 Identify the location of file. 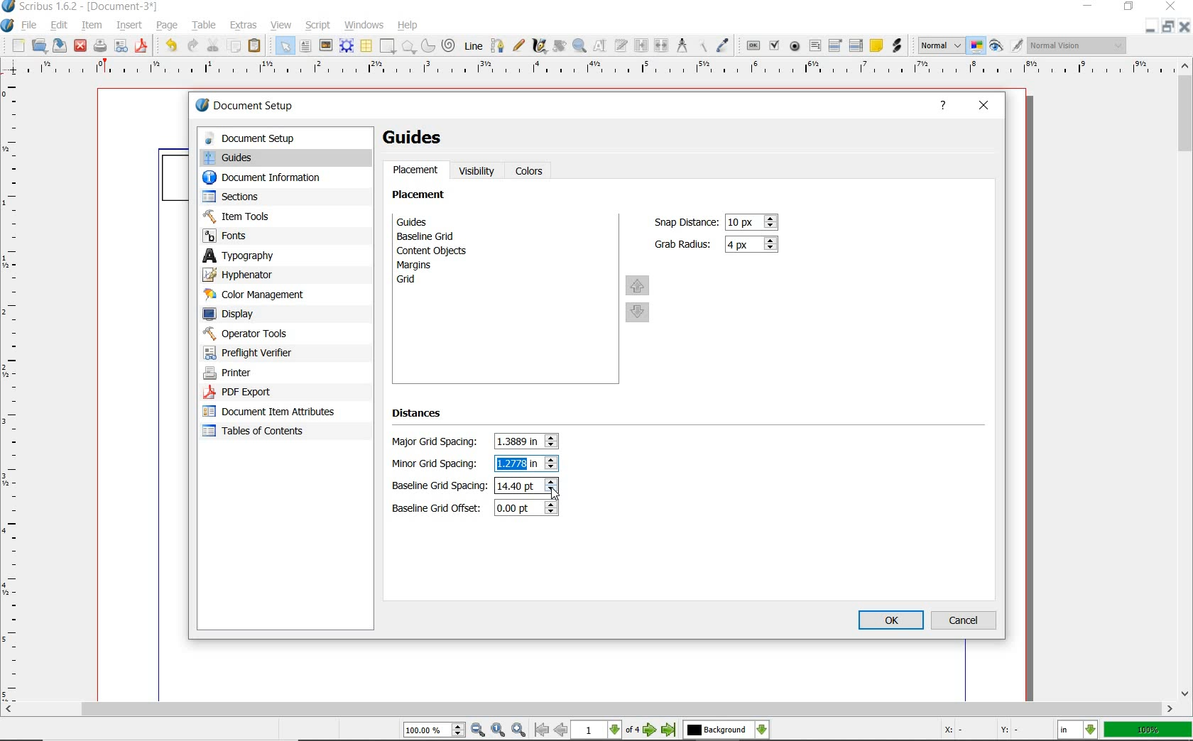
(32, 26).